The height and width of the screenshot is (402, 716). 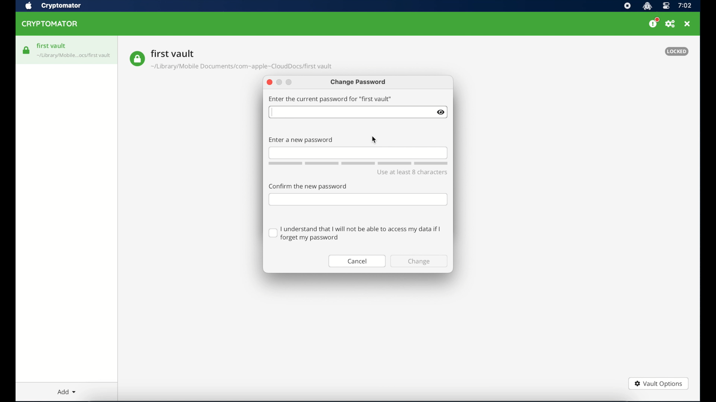 I want to click on cursor, so click(x=273, y=112).